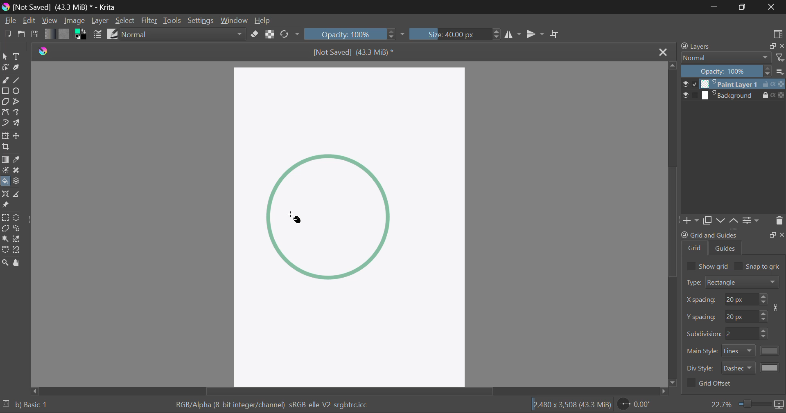  Describe the element at coordinates (662, 52) in the screenshot. I see `Close` at that location.